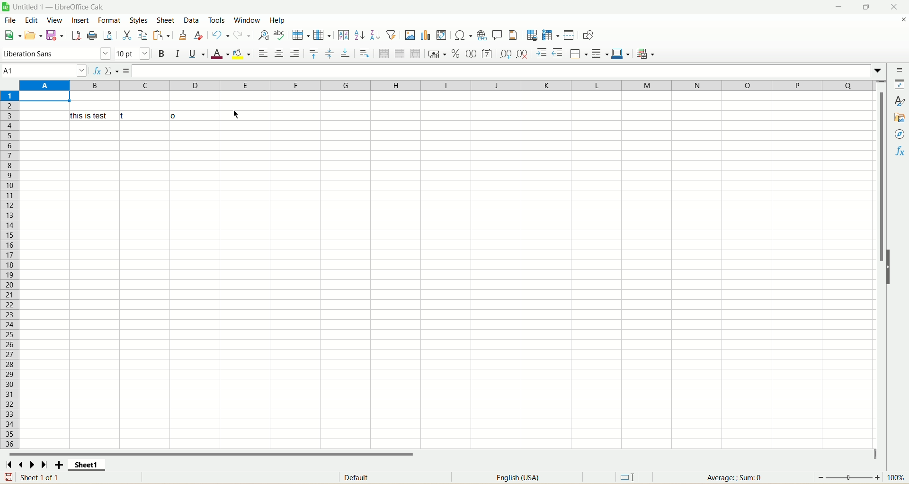 The width and height of the screenshot is (909, 484). What do you see at coordinates (437, 54) in the screenshot?
I see `format as currency` at bounding box center [437, 54].